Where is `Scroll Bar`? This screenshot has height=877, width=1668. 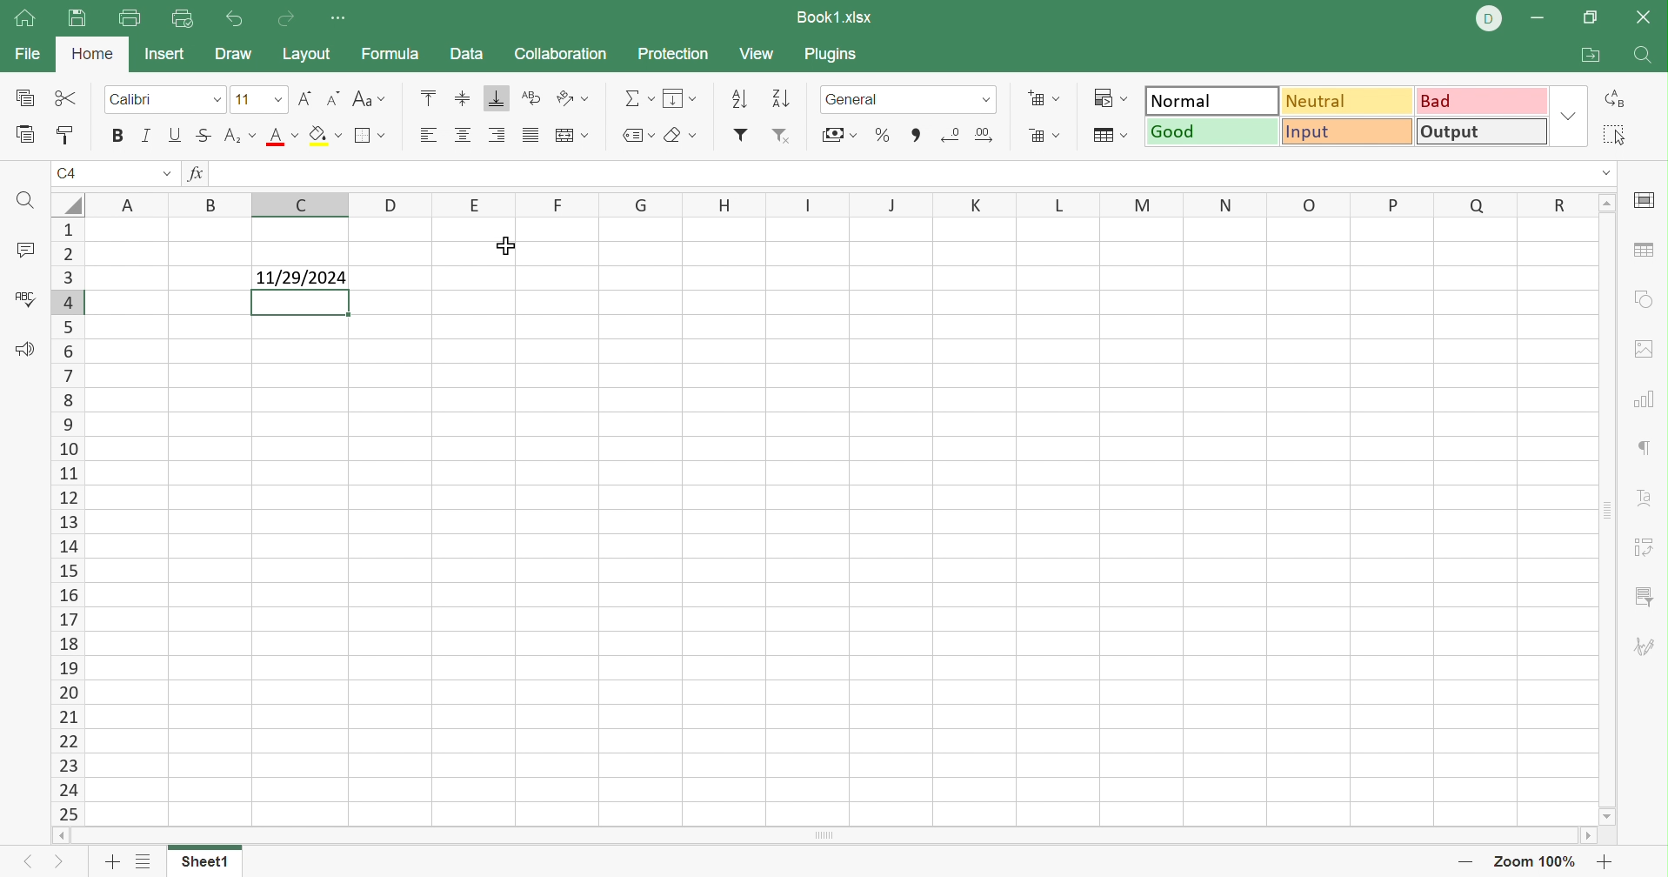
Scroll Bar is located at coordinates (826, 836).